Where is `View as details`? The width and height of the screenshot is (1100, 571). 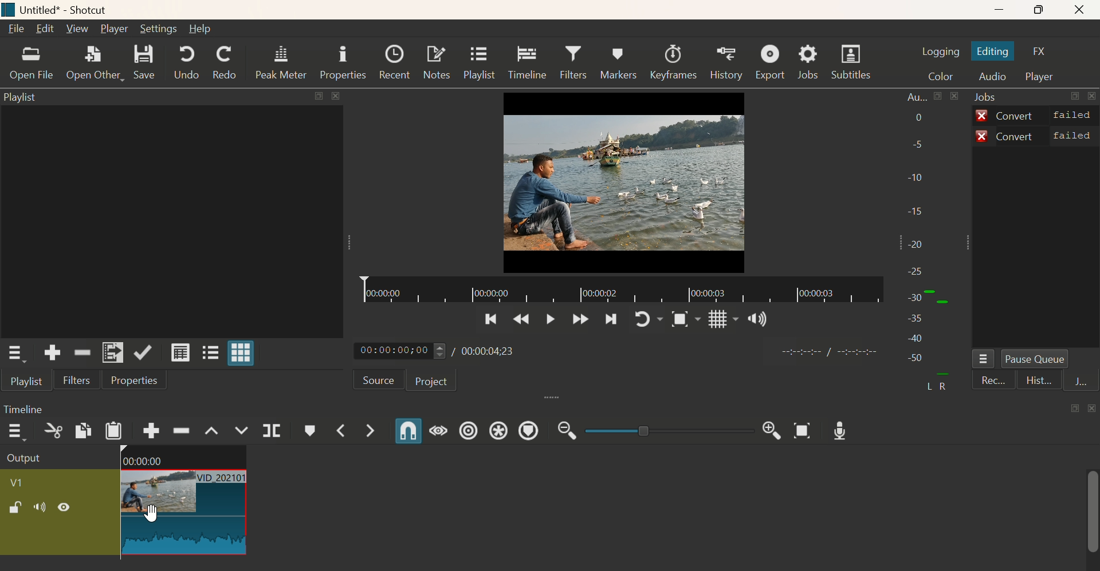
View as details is located at coordinates (182, 354).